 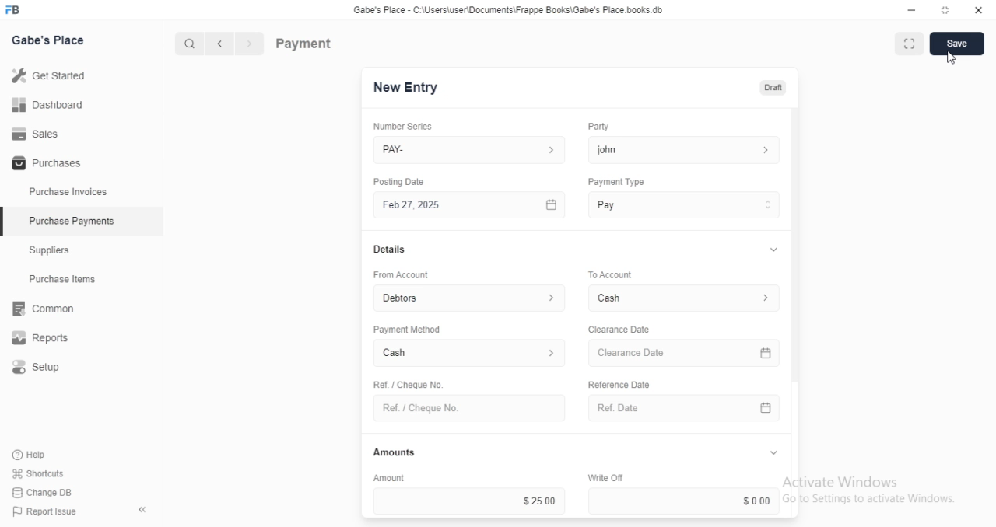 I want to click on expand/collapse, so click(x=770, y=250).